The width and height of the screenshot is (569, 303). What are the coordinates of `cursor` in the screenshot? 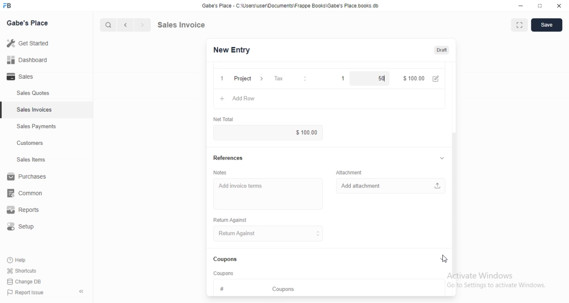 It's located at (104, 25).